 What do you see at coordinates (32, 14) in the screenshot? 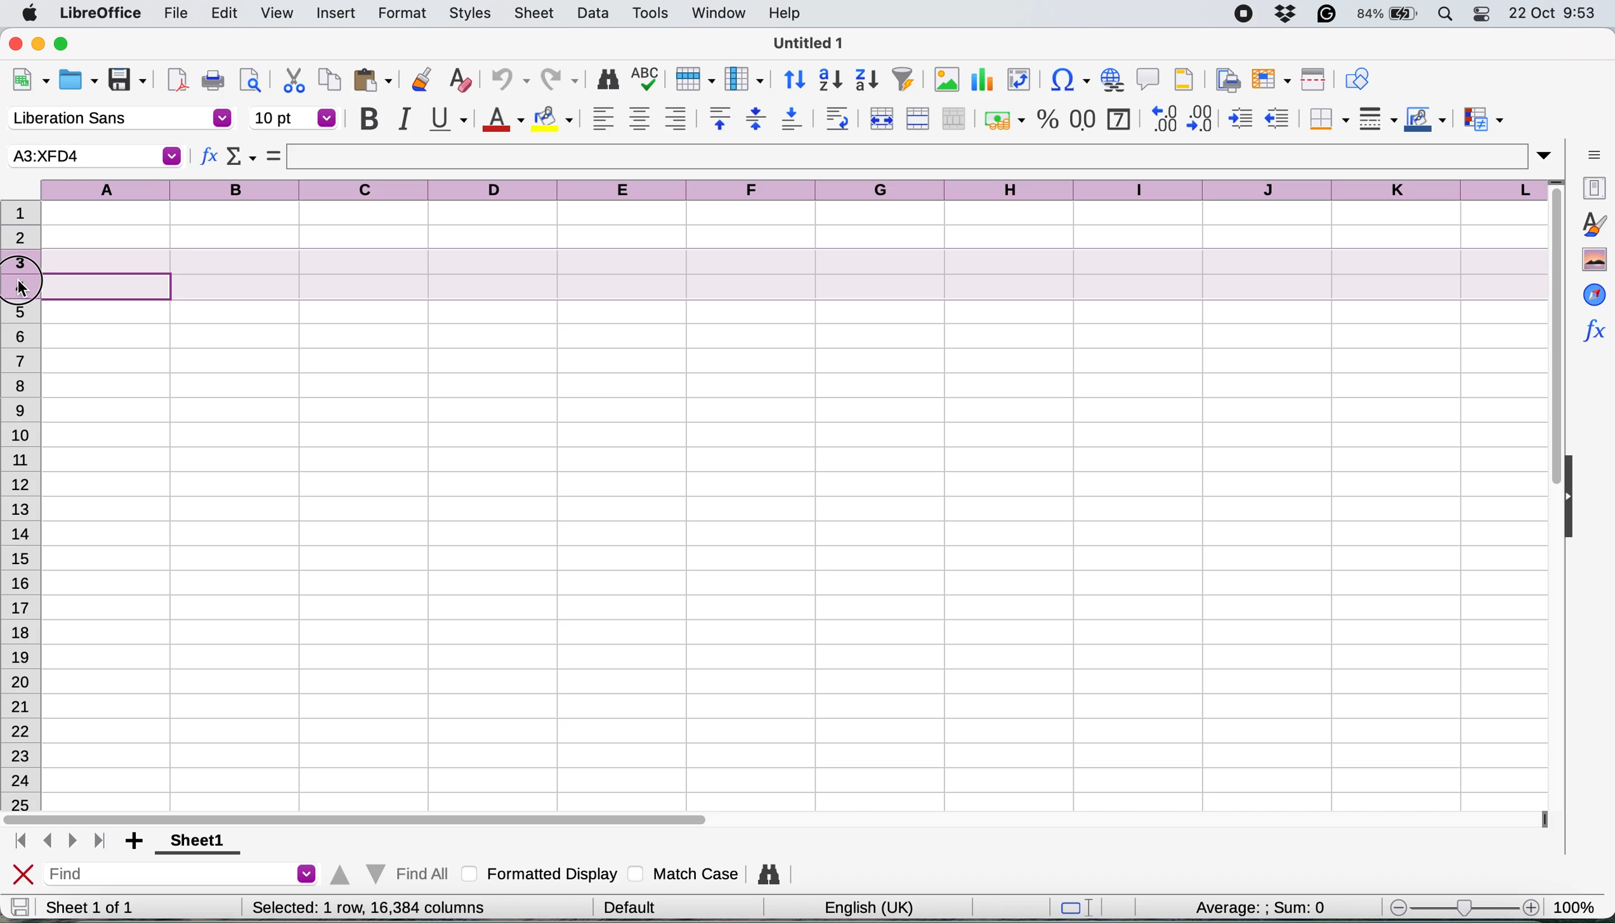
I see `system logo` at bounding box center [32, 14].